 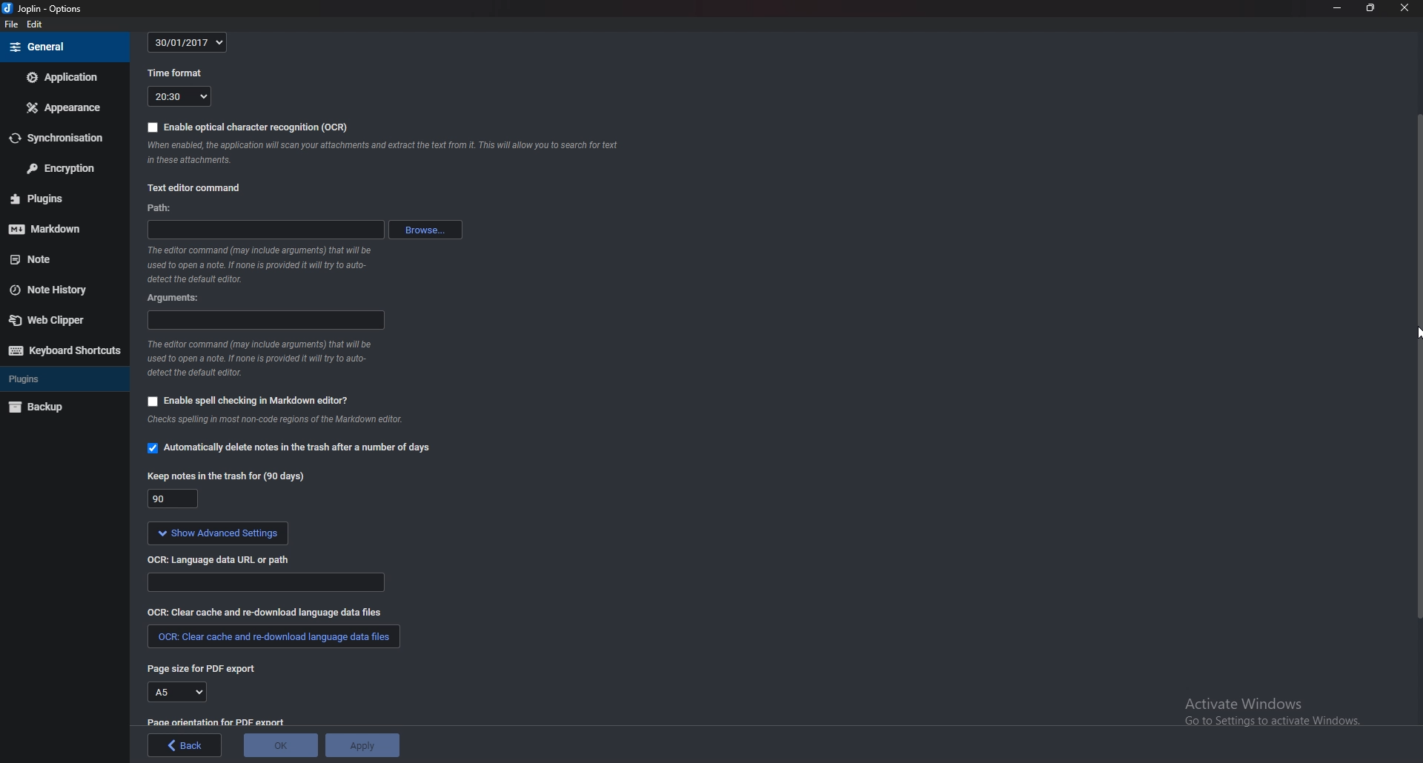 What do you see at coordinates (219, 533) in the screenshot?
I see `show advanced settings` at bounding box center [219, 533].